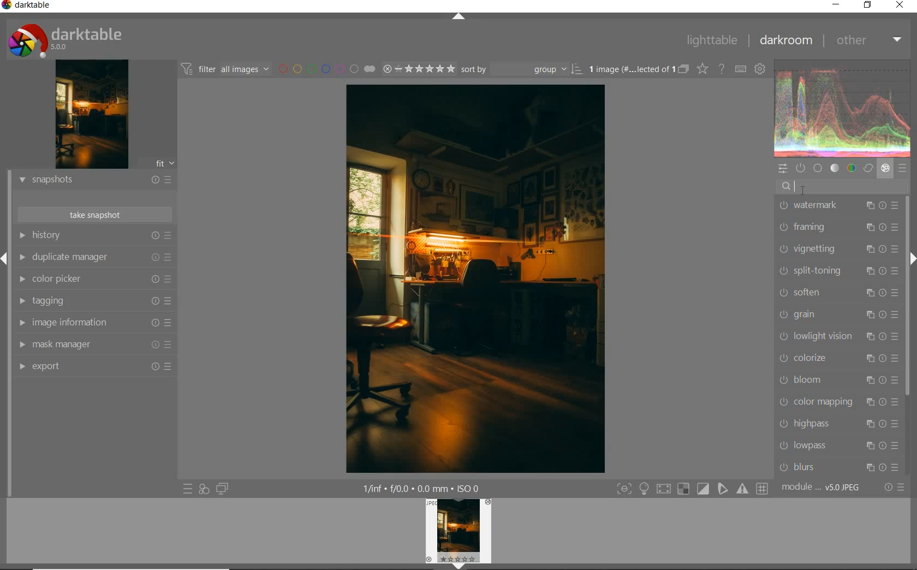  What do you see at coordinates (420, 489) in the screenshot?
I see `other display information` at bounding box center [420, 489].